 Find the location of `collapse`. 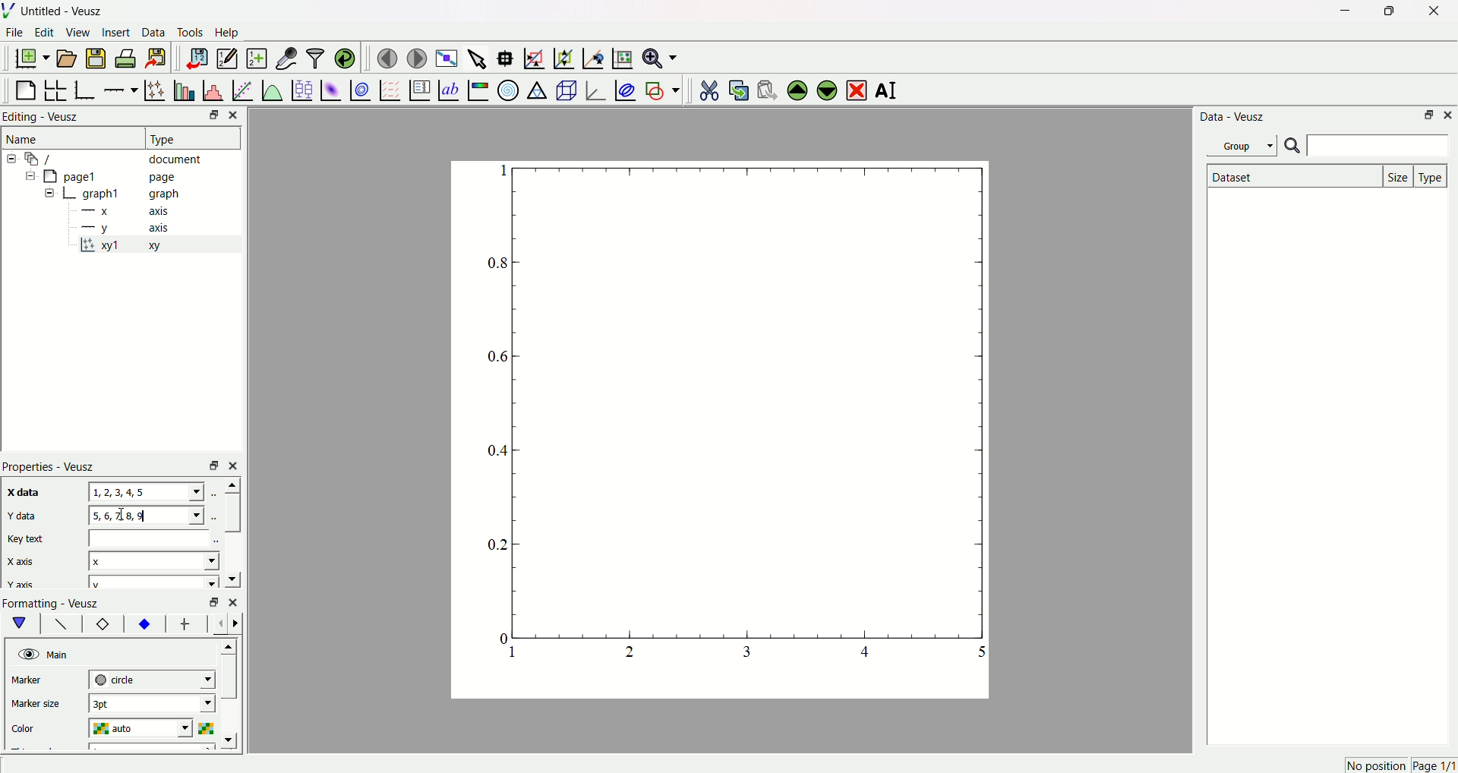

collapse is located at coordinates (14, 159).